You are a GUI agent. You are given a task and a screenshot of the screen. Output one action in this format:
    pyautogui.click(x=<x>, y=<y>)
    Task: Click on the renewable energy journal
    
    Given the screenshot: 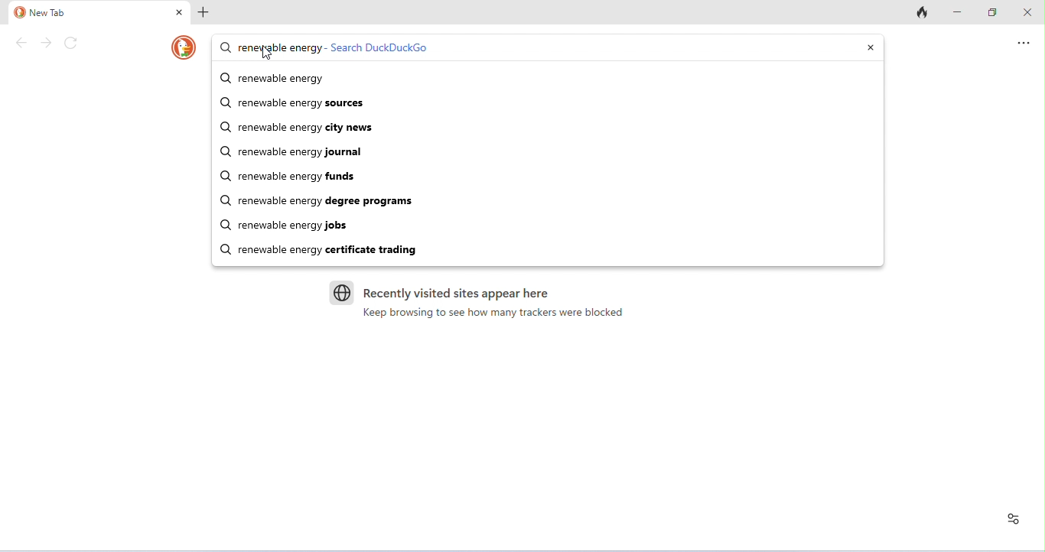 What is the action you would take?
    pyautogui.click(x=557, y=153)
    